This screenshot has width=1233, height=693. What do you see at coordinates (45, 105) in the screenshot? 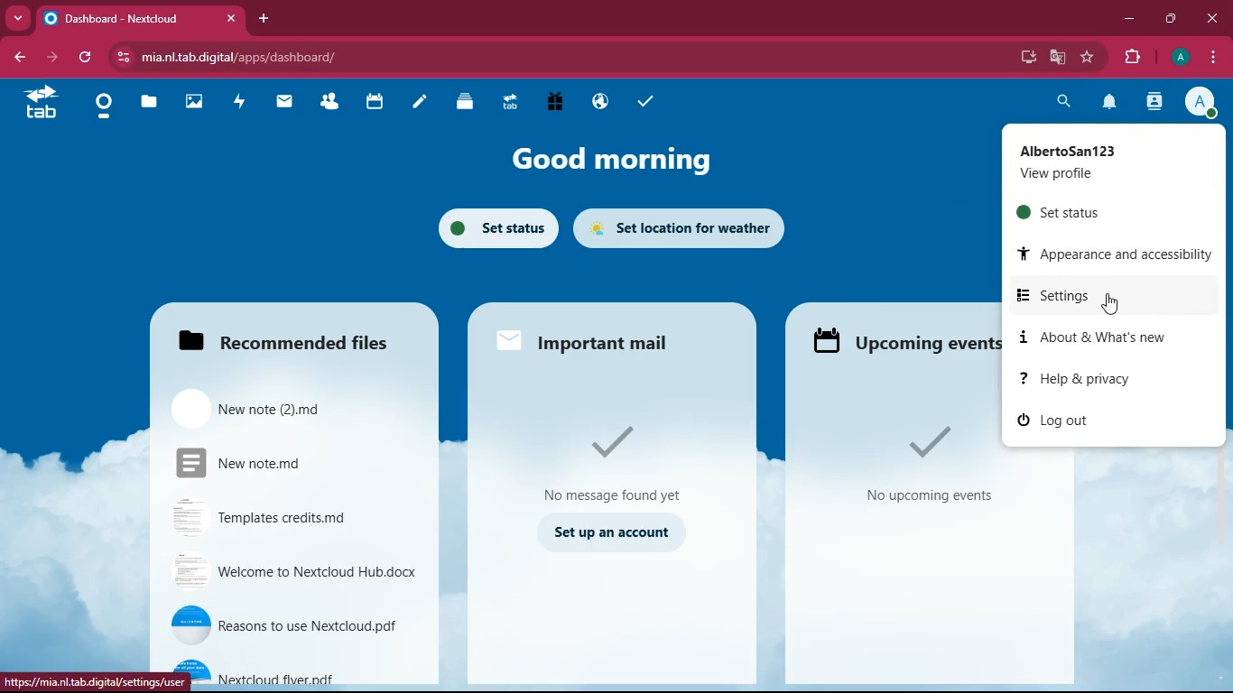
I see `tab` at bounding box center [45, 105].